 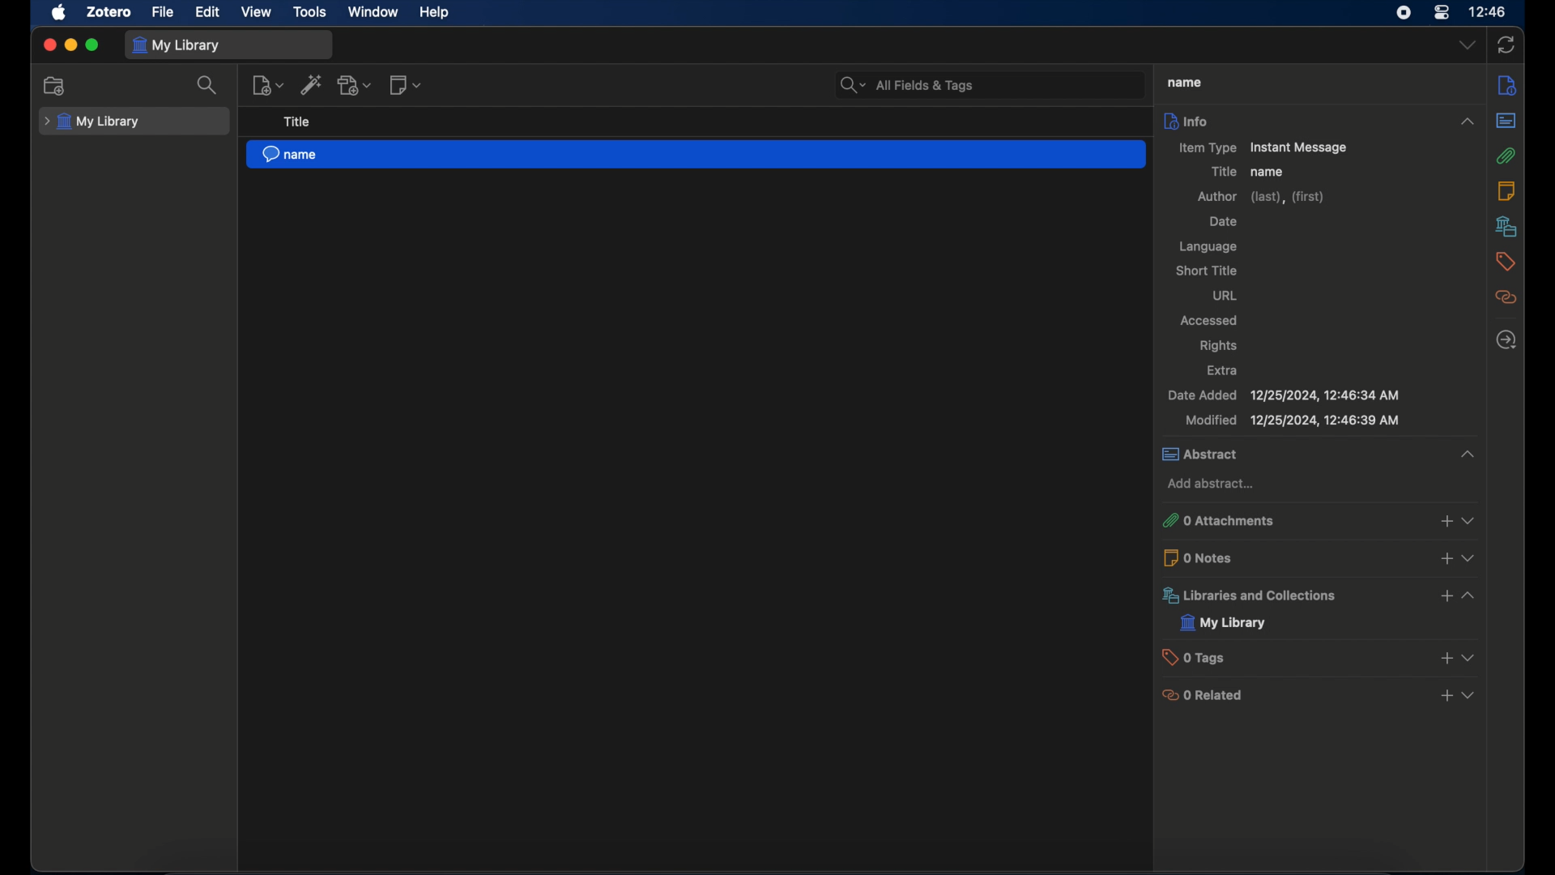 What do you see at coordinates (164, 12) in the screenshot?
I see `file` at bounding box center [164, 12].